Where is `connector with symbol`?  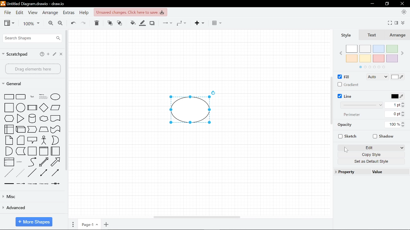 connector with symbol is located at coordinates (55, 184).